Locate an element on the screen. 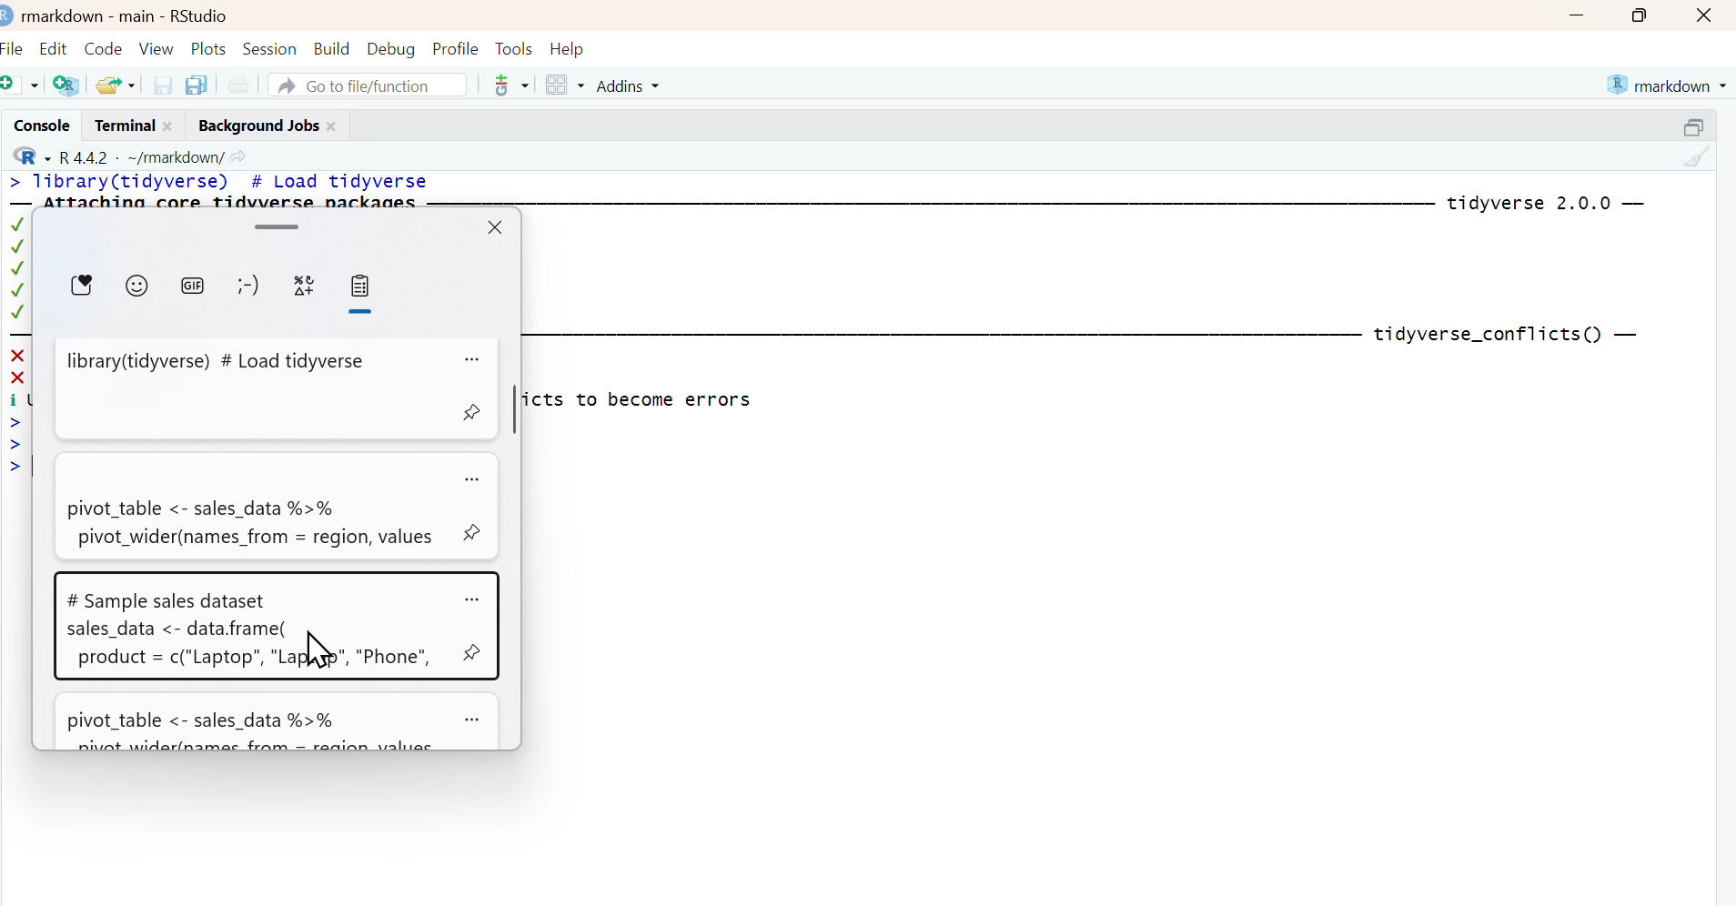 Image resolution: width=1736 pixels, height=906 pixels. Profile is located at coordinates (455, 46).